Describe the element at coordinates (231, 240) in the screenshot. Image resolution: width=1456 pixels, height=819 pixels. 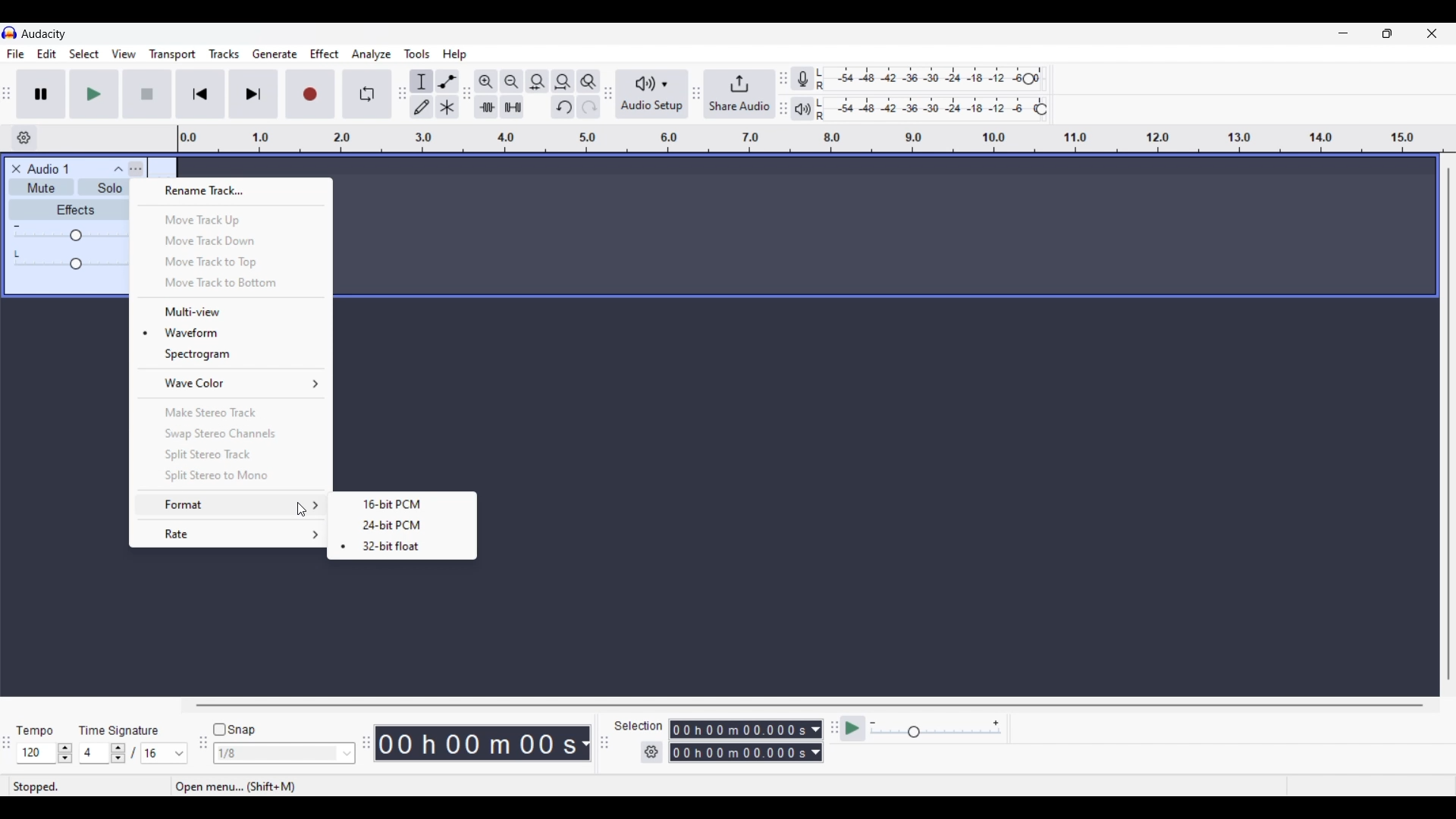
I see `Move track down` at that location.